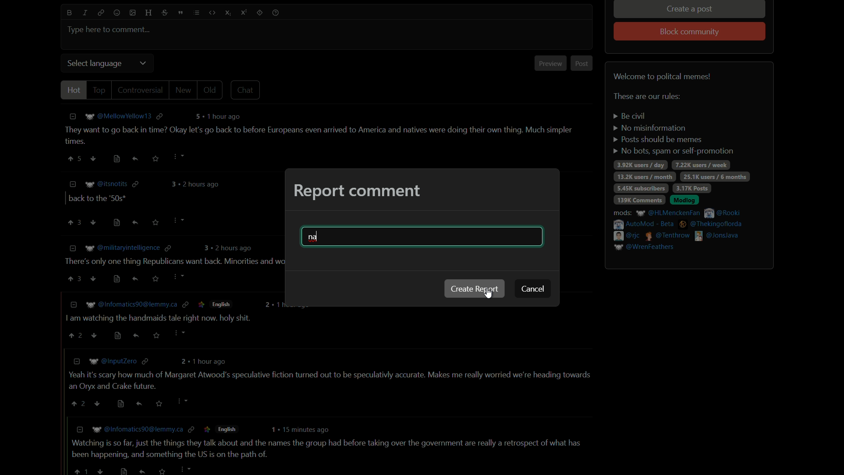  Describe the element at coordinates (664, 77) in the screenshot. I see `welcome to political memes` at that location.